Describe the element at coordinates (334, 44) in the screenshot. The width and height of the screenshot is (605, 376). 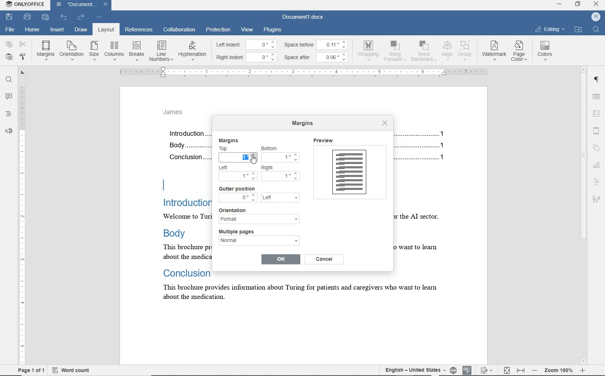
I see `0.11` at that location.